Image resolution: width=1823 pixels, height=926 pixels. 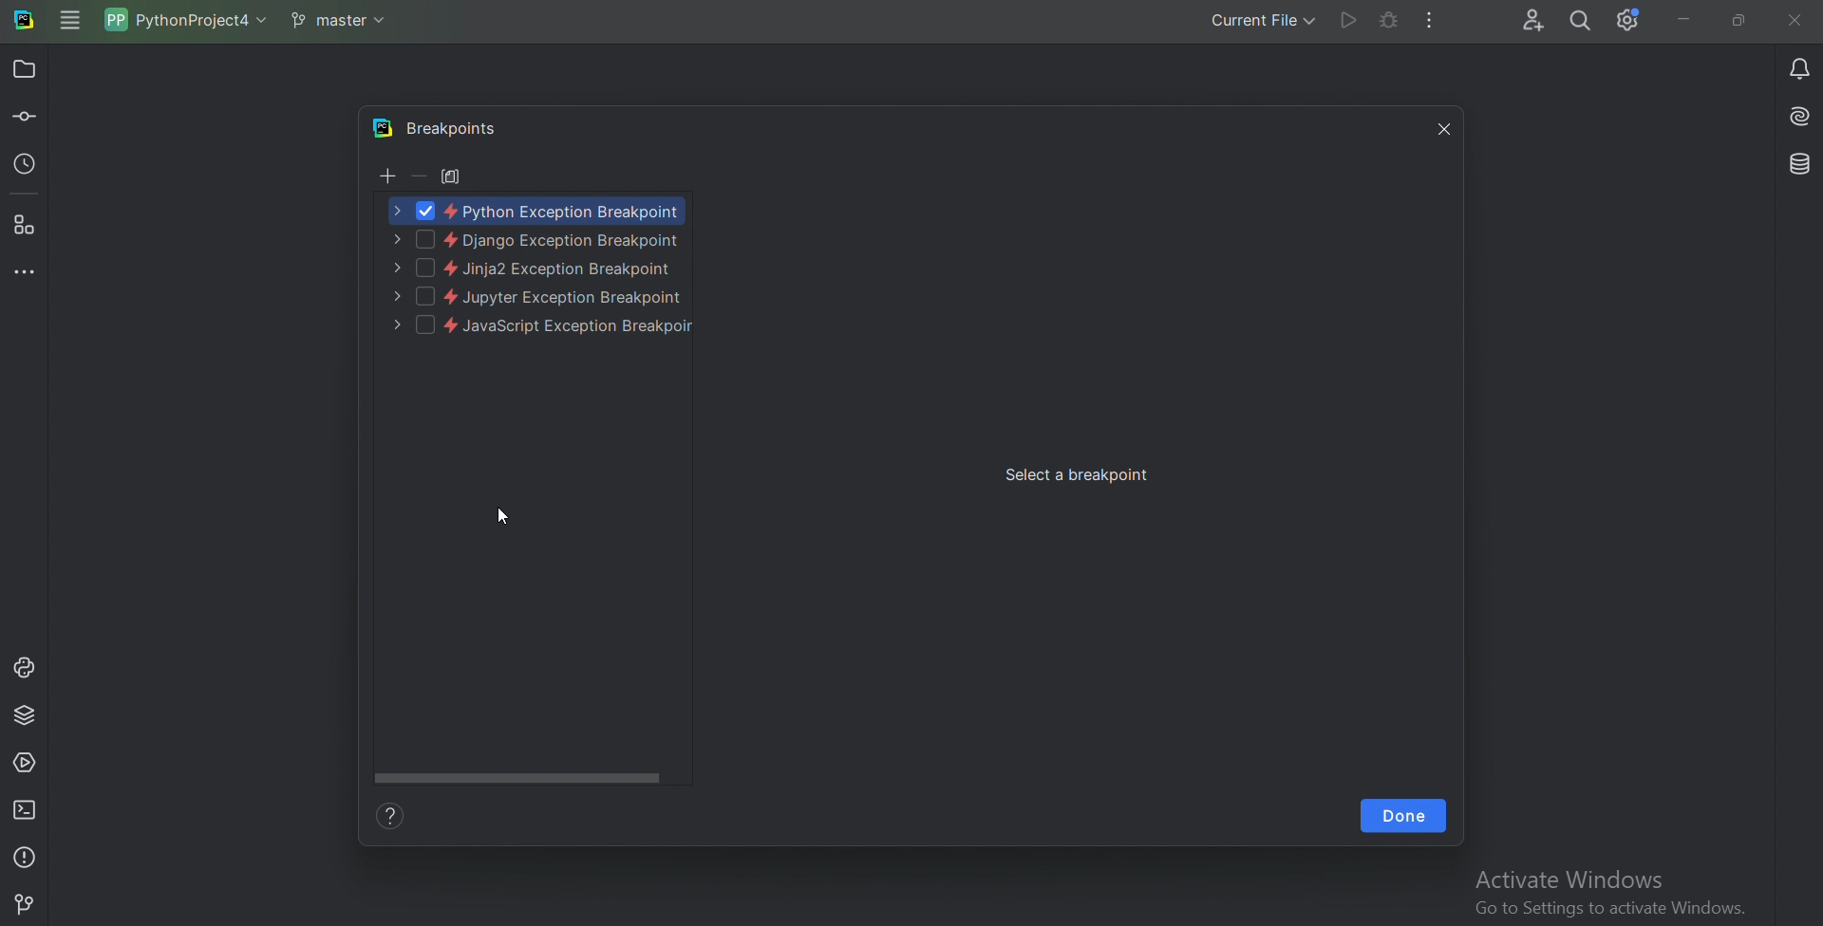 I want to click on Windows information, so click(x=1607, y=894).